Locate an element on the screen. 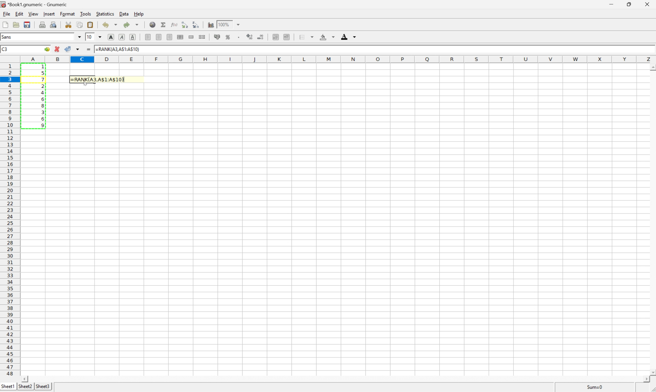 Image resolution: width=656 pixels, height=392 pixels. format selection as percentage is located at coordinates (229, 37).